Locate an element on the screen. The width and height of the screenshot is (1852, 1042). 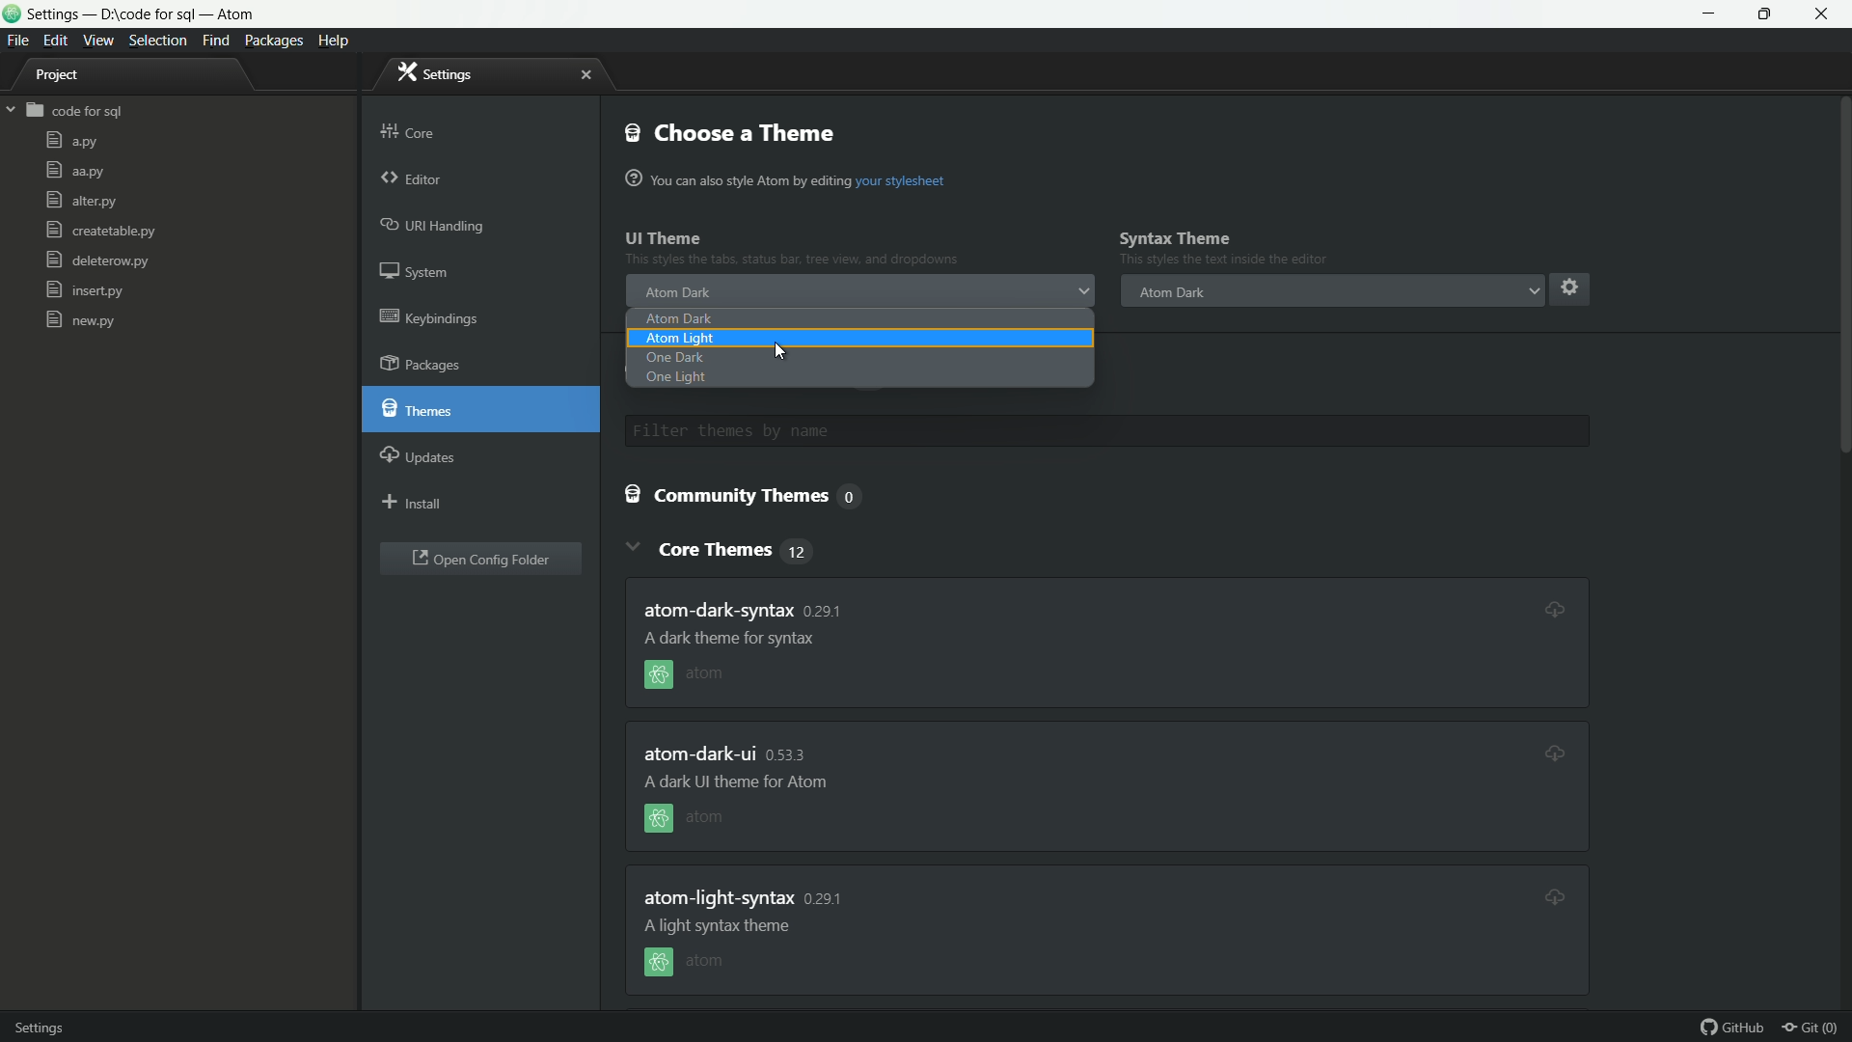
editor is located at coordinates (412, 180).